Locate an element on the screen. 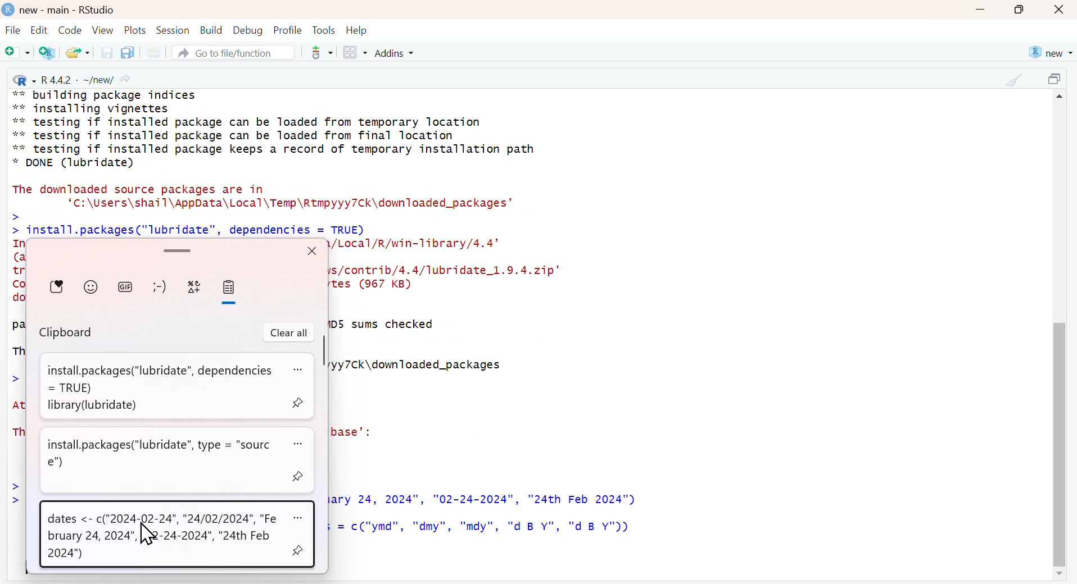 The image size is (1077, 584). Session is located at coordinates (173, 30).